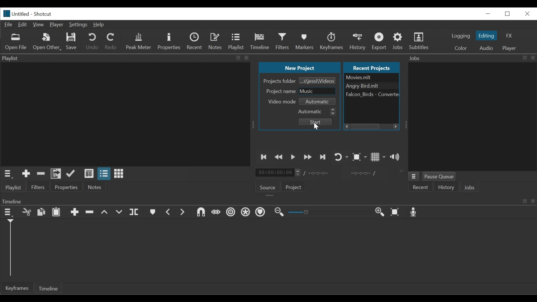 Image resolution: width=537 pixels, height=302 pixels. I want to click on Restore, so click(508, 14).